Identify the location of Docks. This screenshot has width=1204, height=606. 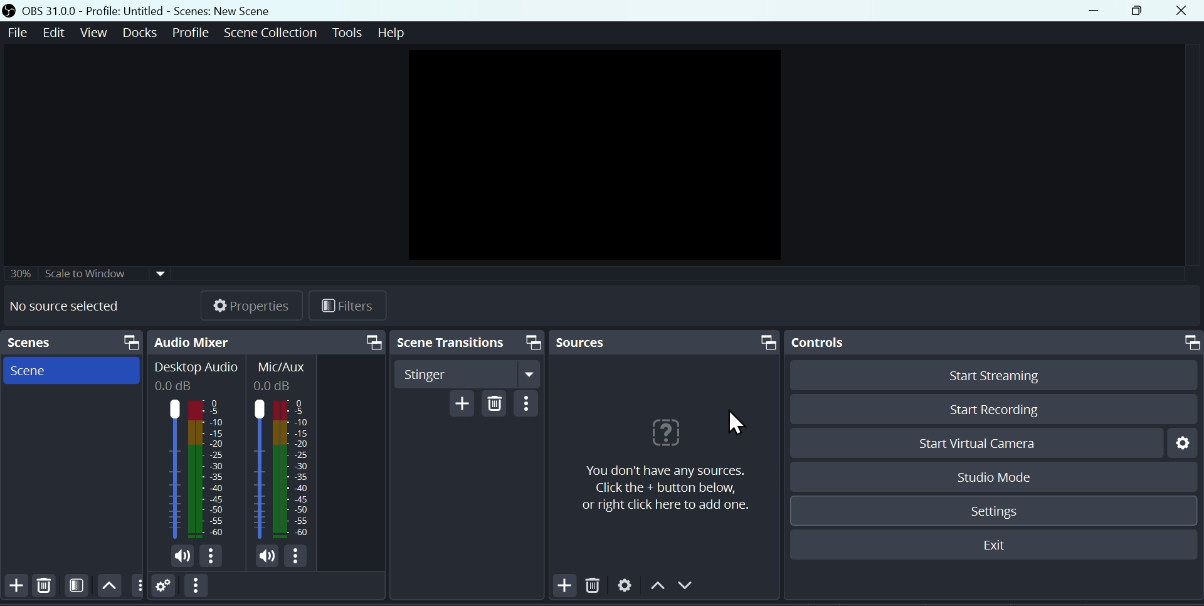
(139, 33).